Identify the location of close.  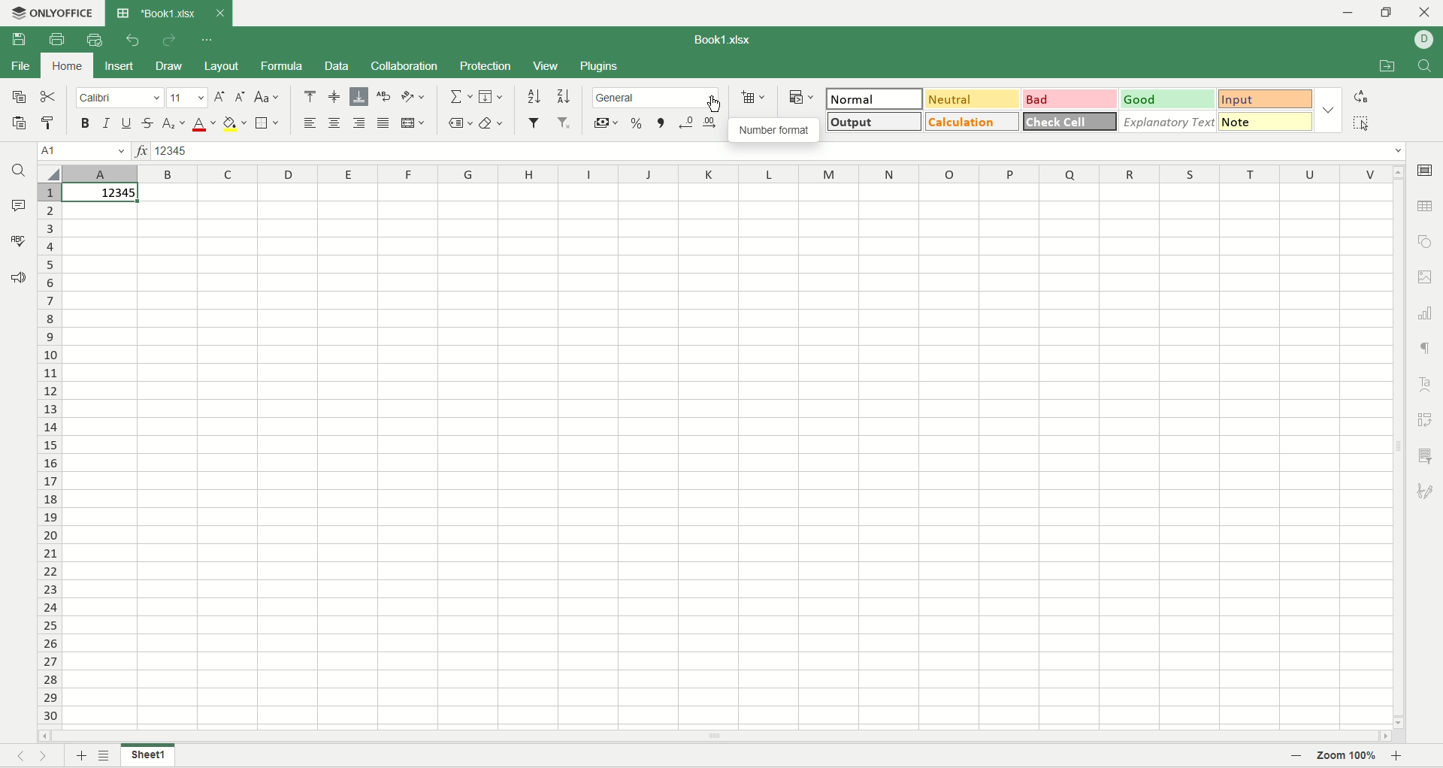
(1423, 13).